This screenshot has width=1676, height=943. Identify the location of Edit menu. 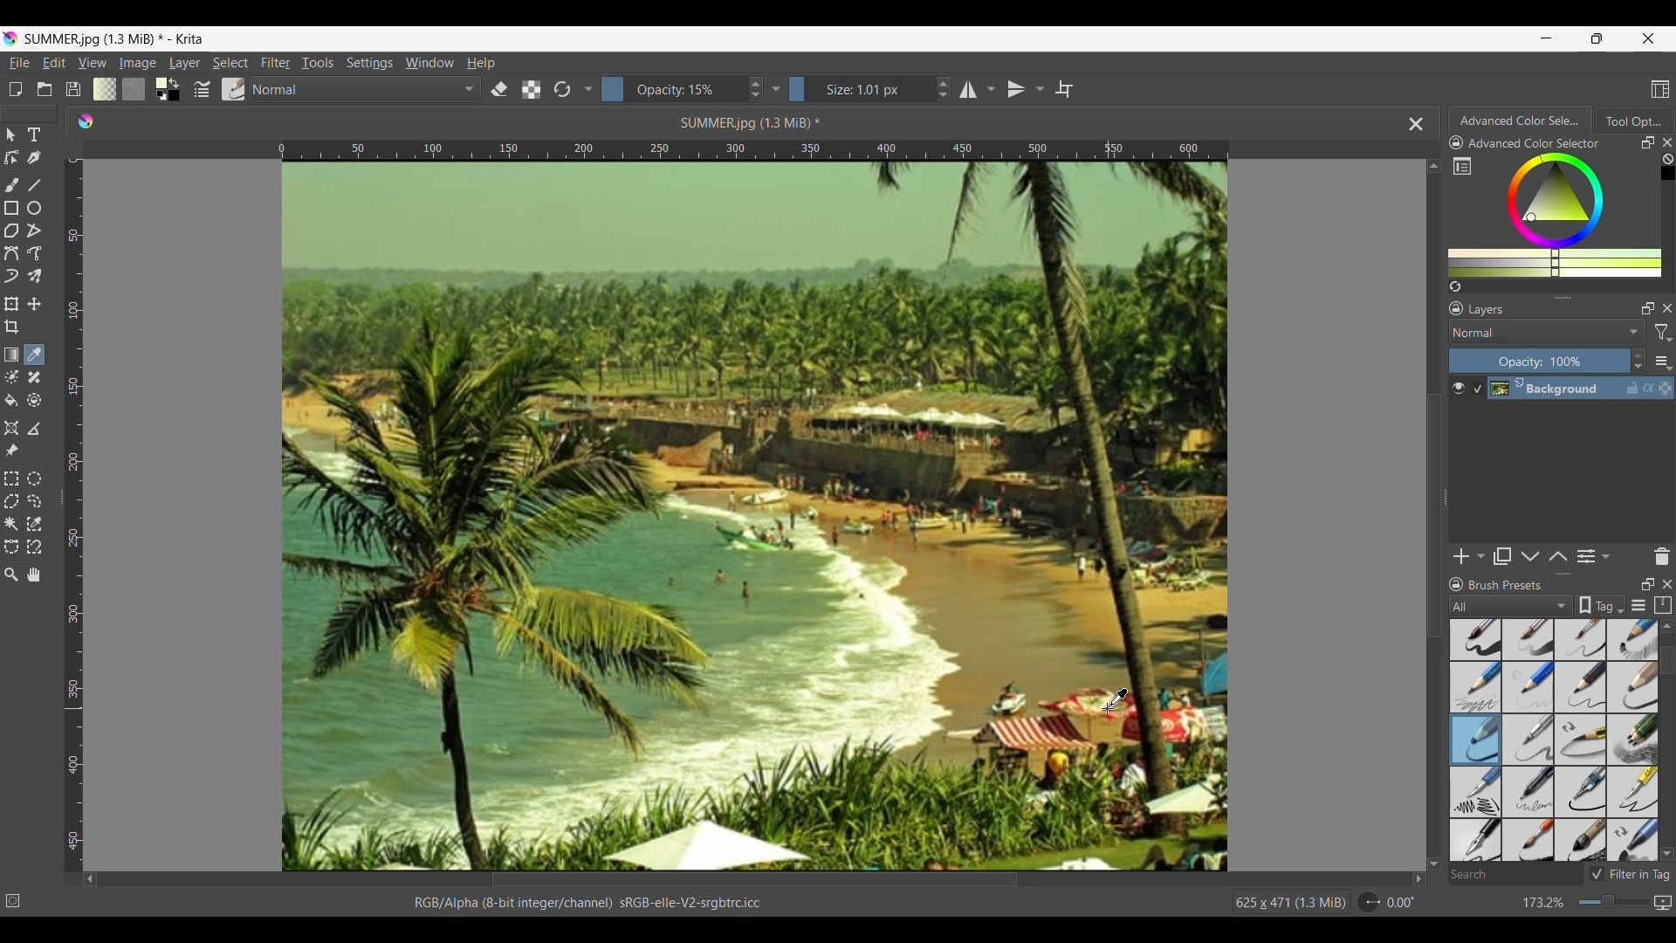
(52, 62).